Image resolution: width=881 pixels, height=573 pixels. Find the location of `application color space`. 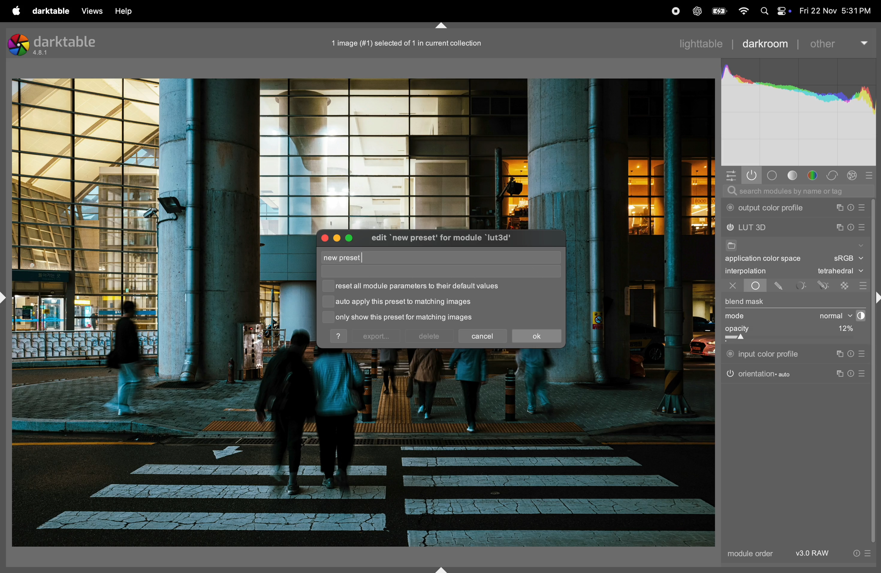

application color space is located at coordinates (770, 260).